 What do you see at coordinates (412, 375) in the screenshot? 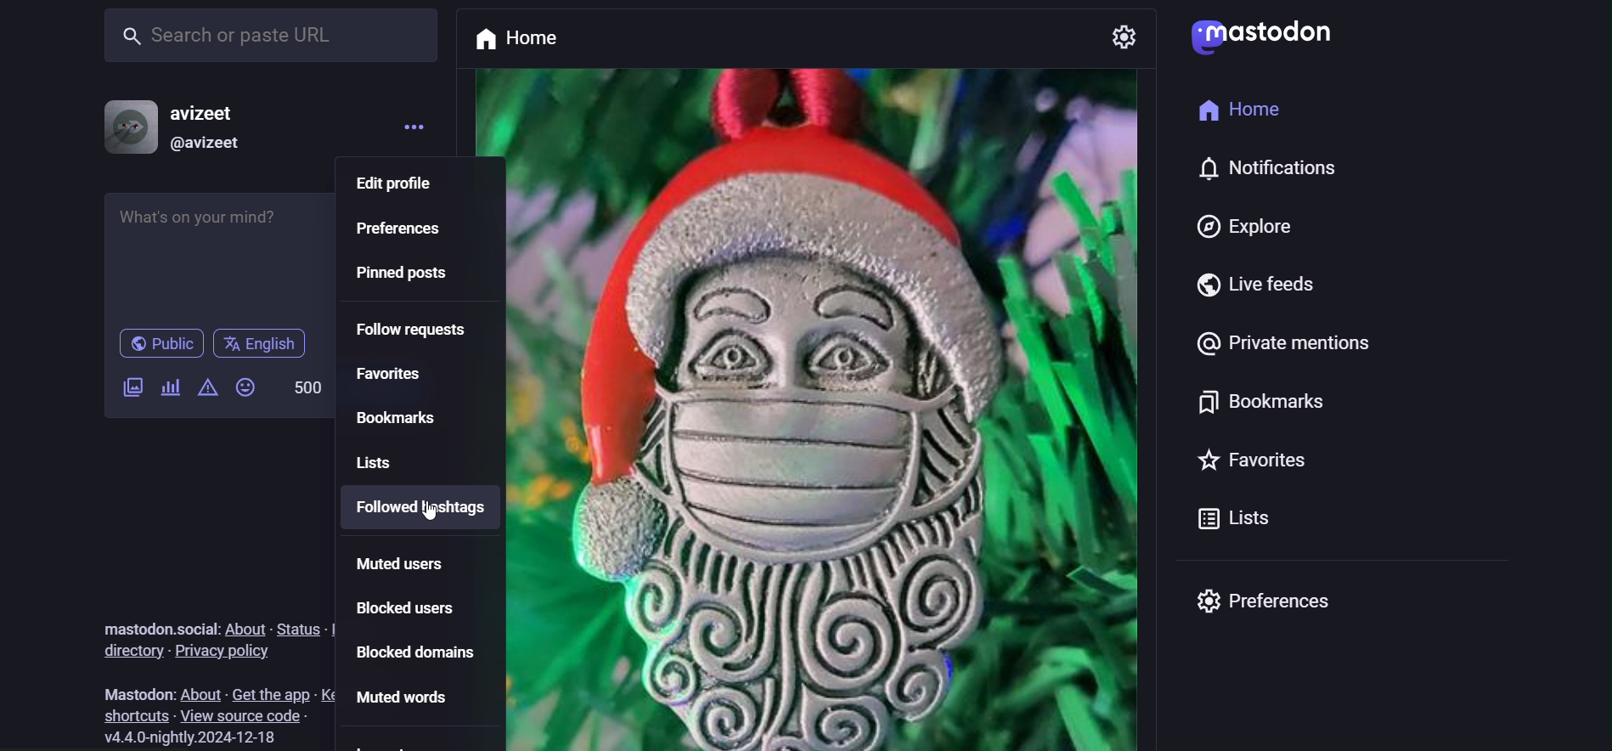
I see `favorites` at bounding box center [412, 375].